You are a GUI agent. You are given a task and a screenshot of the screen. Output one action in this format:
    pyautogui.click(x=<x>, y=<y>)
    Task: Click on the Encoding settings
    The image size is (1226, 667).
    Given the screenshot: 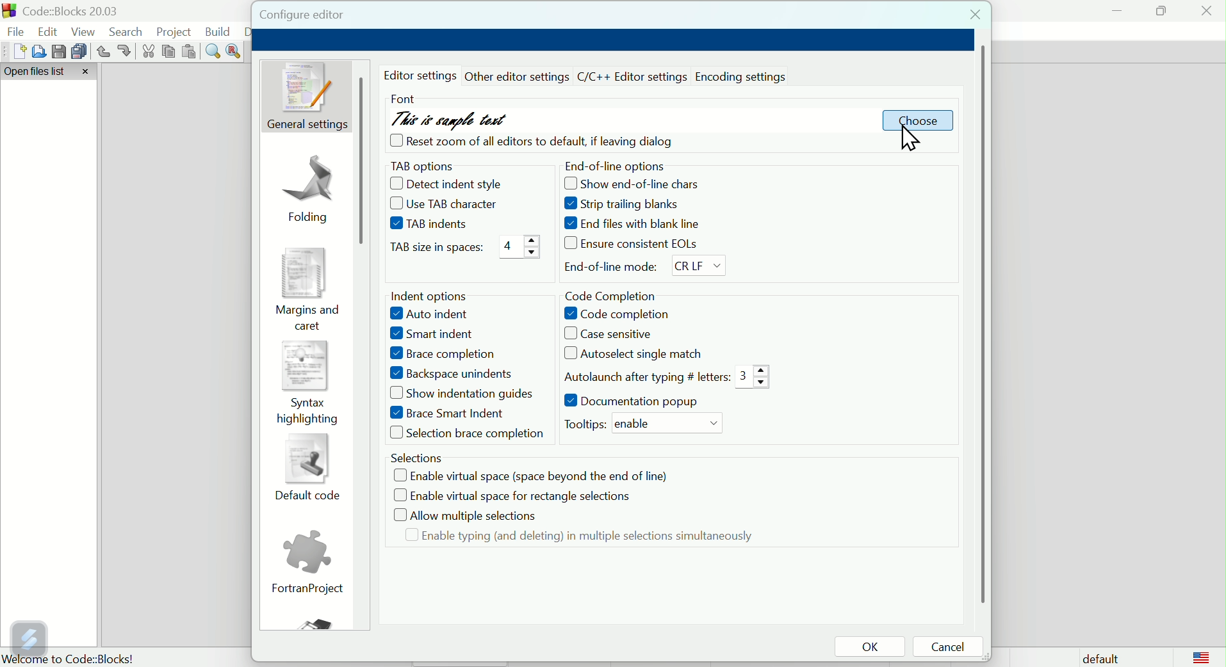 What is the action you would take?
    pyautogui.click(x=744, y=76)
    